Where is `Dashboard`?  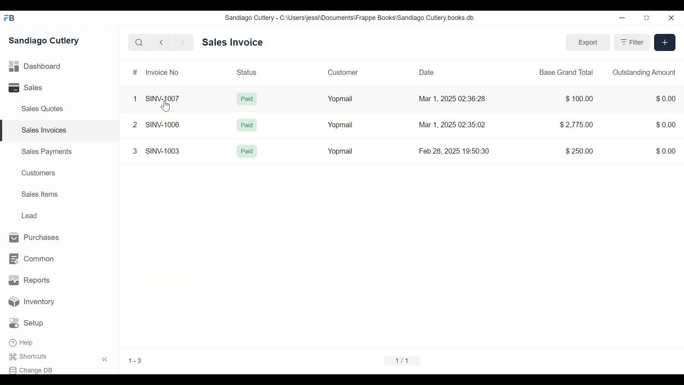
Dashboard is located at coordinates (35, 66).